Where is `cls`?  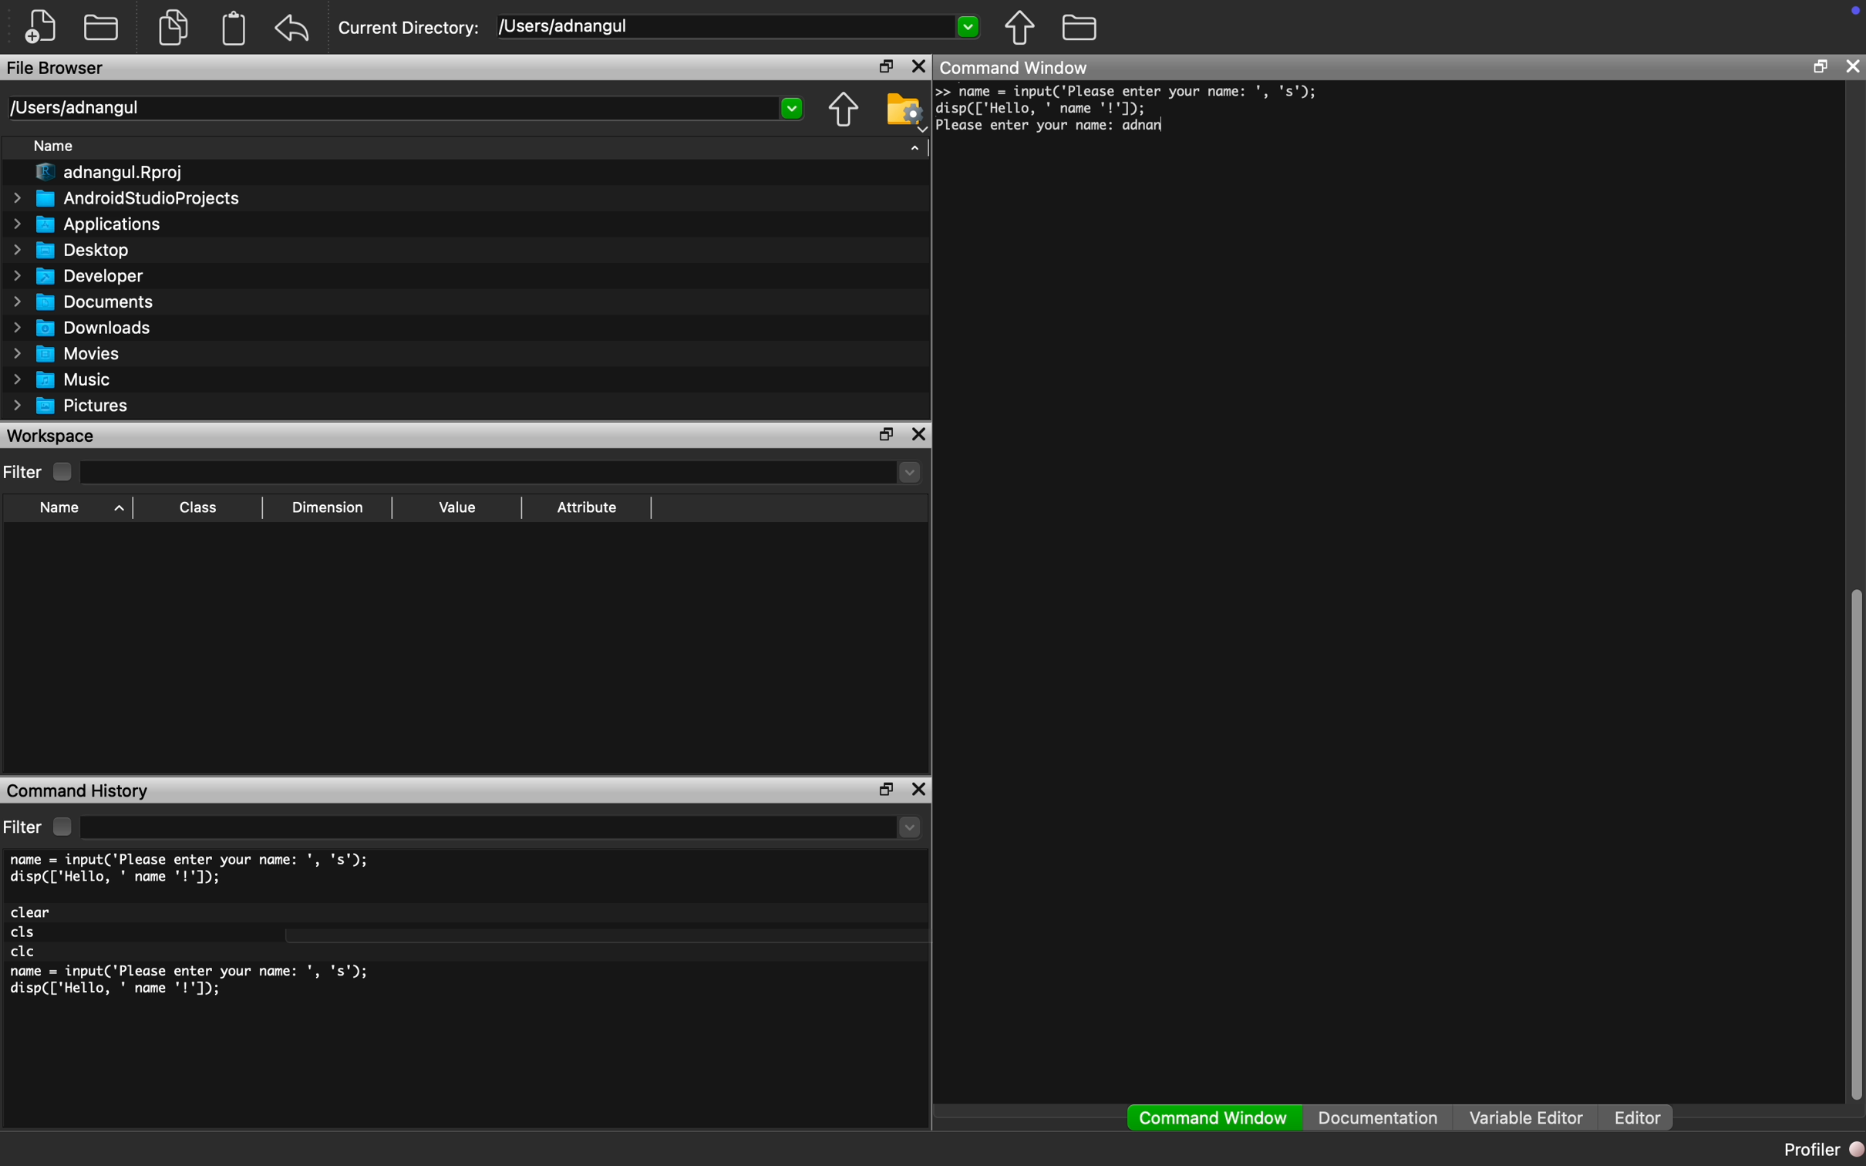
cls is located at coordinates (25, 933).